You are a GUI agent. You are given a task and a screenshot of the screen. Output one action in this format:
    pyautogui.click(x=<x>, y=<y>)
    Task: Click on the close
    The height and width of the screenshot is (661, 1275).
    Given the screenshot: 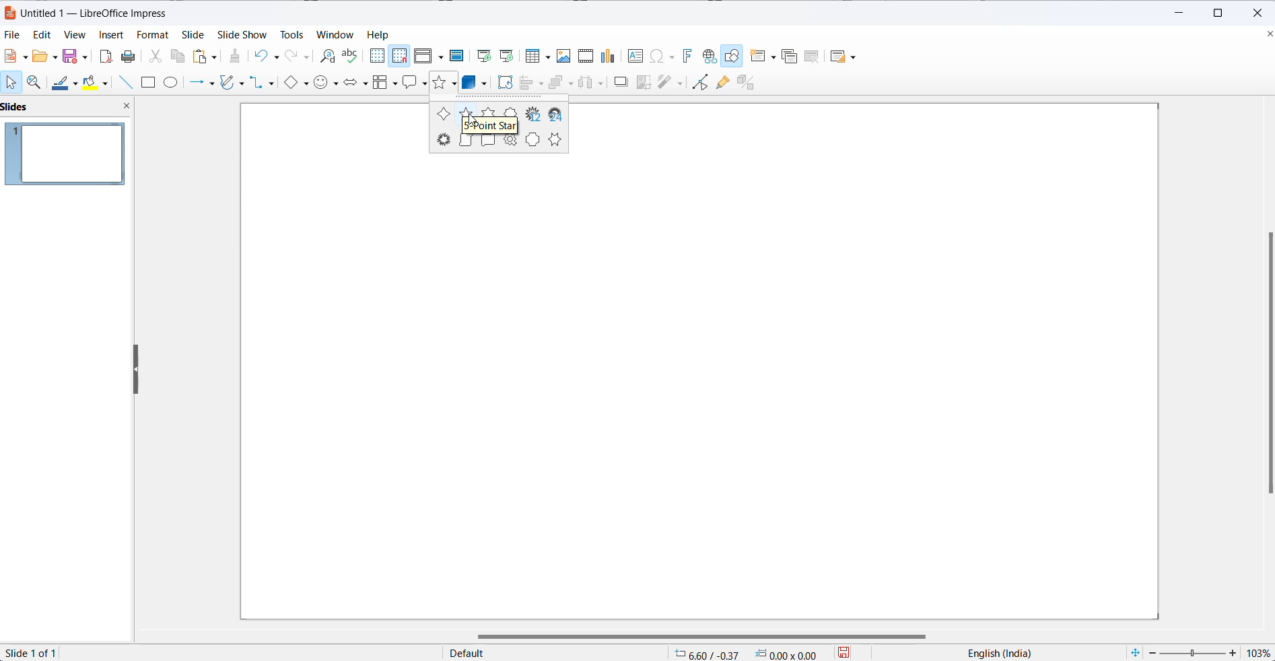 What is the action you would take?
    pyautogui.click(x=1261, y=13)
    